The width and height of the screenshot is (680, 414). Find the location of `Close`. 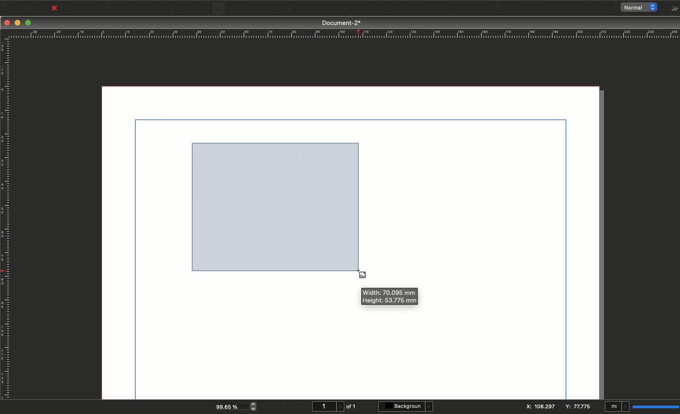

Close is located at coordinates (54, 9).